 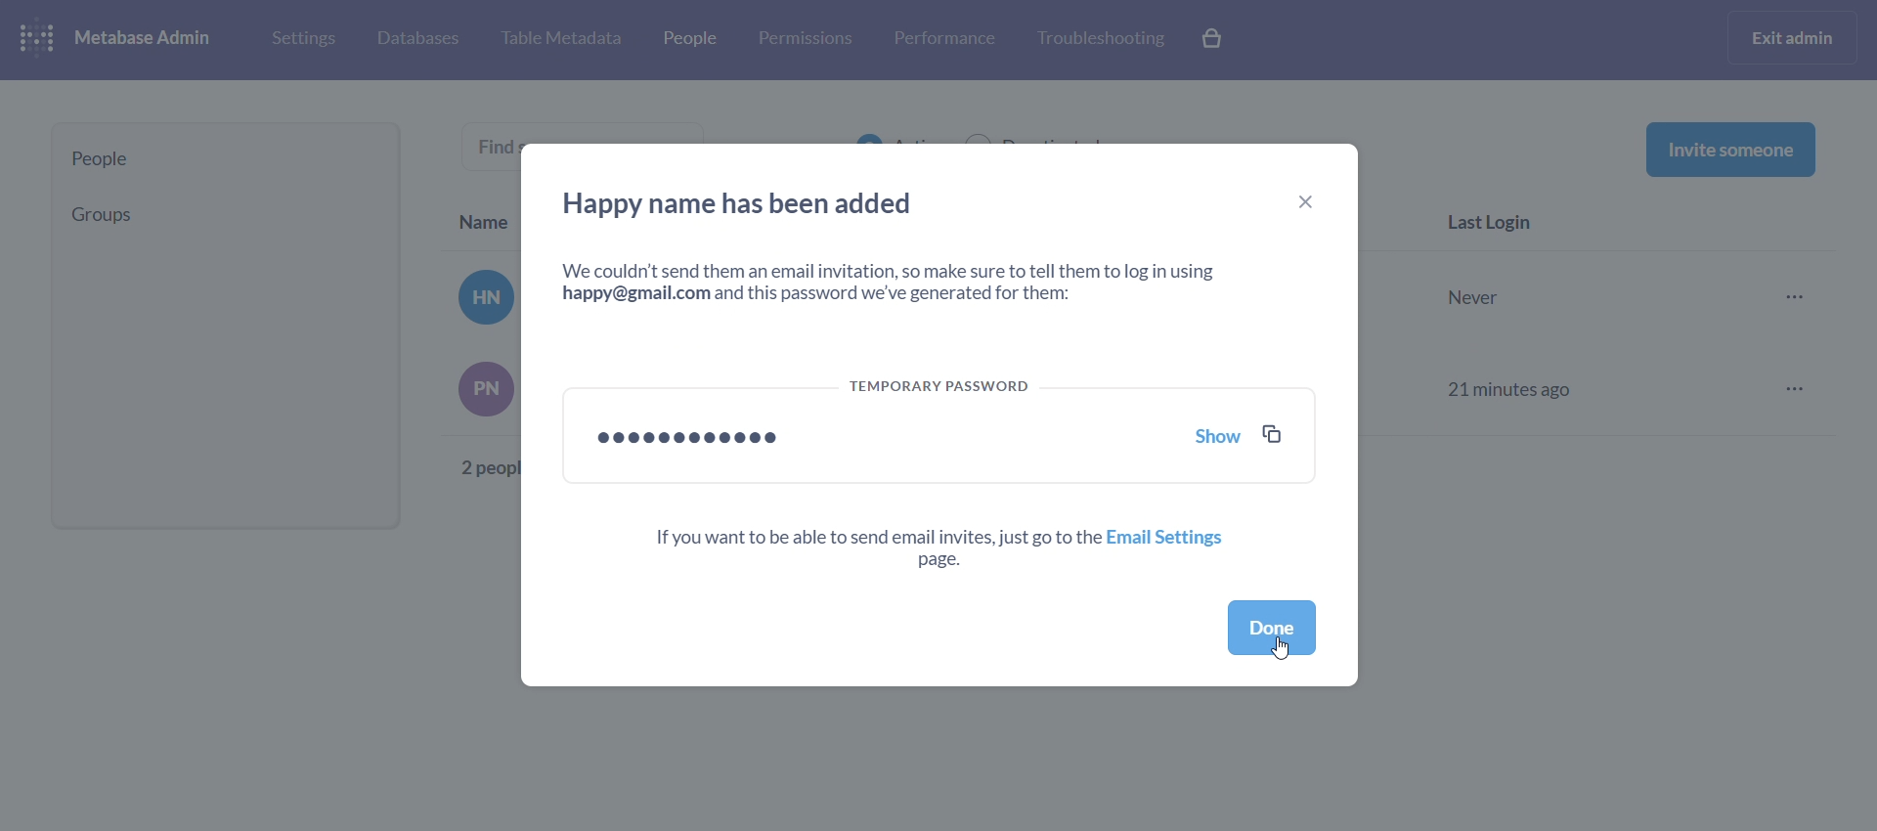 I want to click on exit admin, so click(x=1796, y=37).